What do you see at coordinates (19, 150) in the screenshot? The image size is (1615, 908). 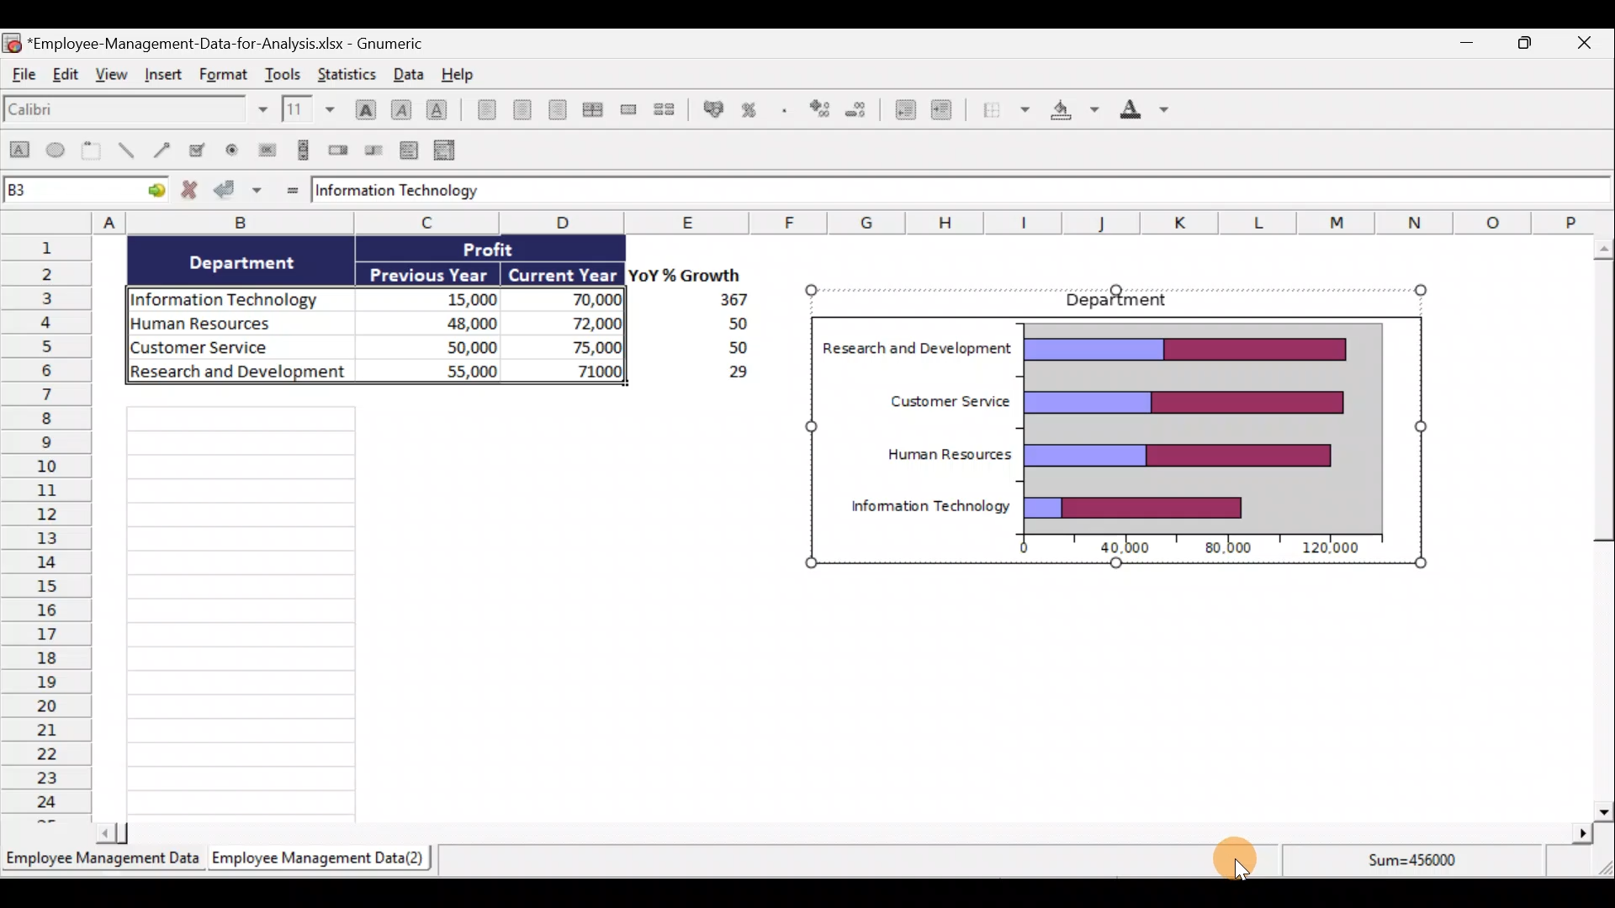 I see `Create a rectangle object` at bounding box center [19, 150].